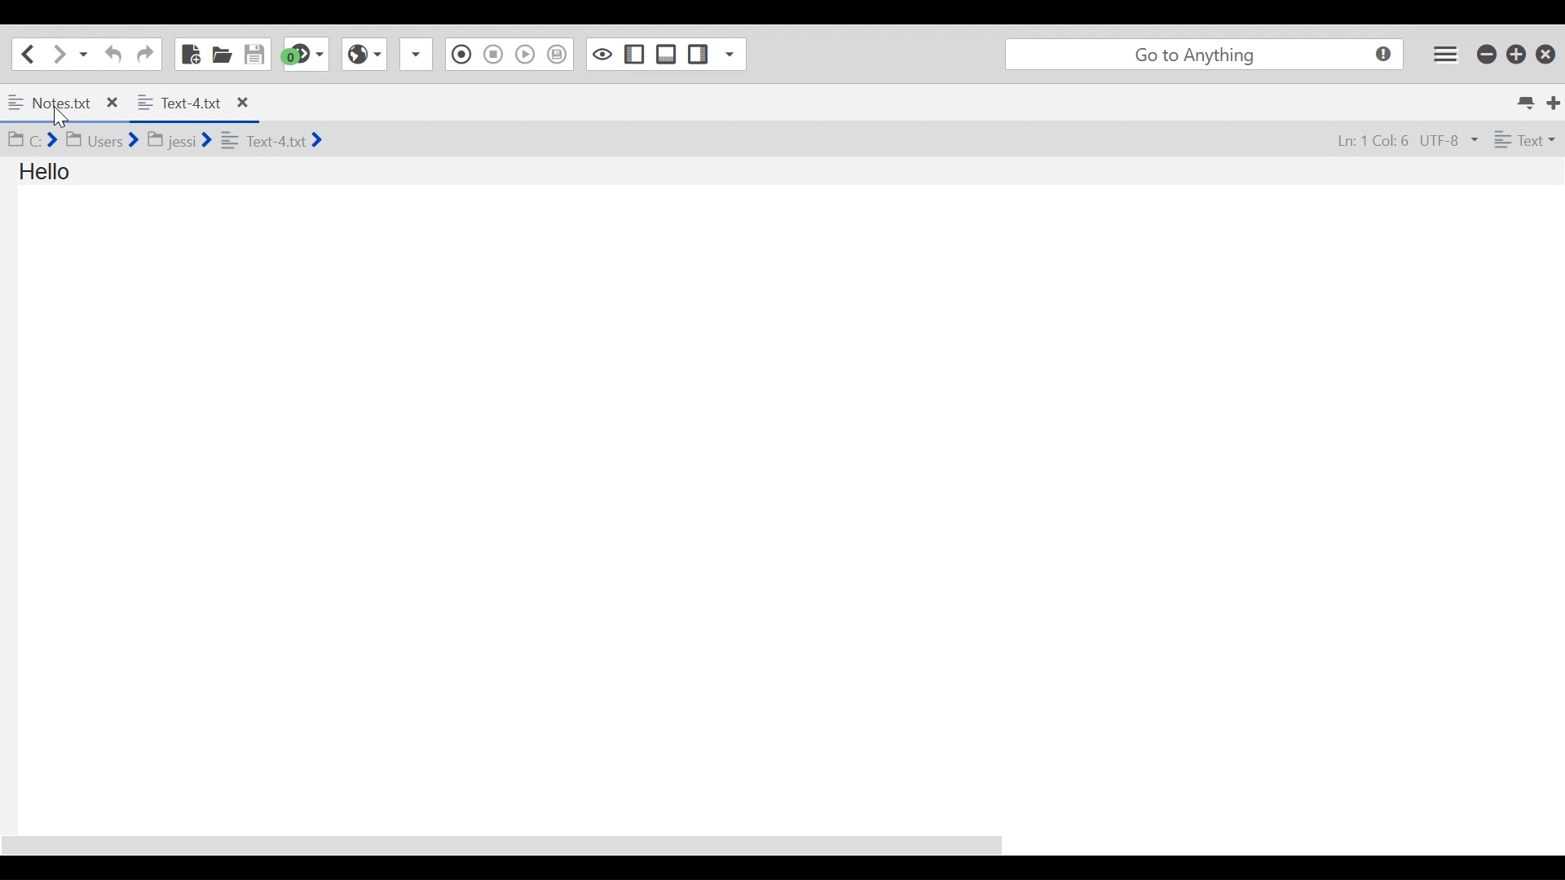 Image resolution: width=1565 pixels, height=880 pixels. I want to click on New Tab, so click(1554, 100).